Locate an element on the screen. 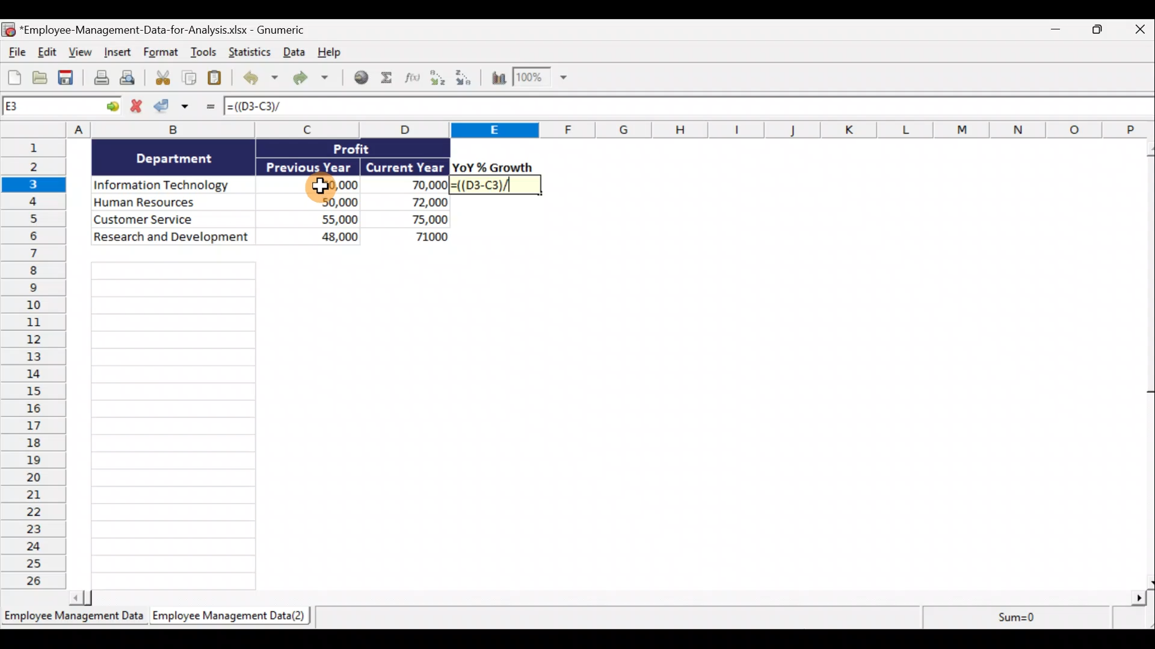 The image size is (1155, 649). Create a new workbook is located at coordinates (14, 76).